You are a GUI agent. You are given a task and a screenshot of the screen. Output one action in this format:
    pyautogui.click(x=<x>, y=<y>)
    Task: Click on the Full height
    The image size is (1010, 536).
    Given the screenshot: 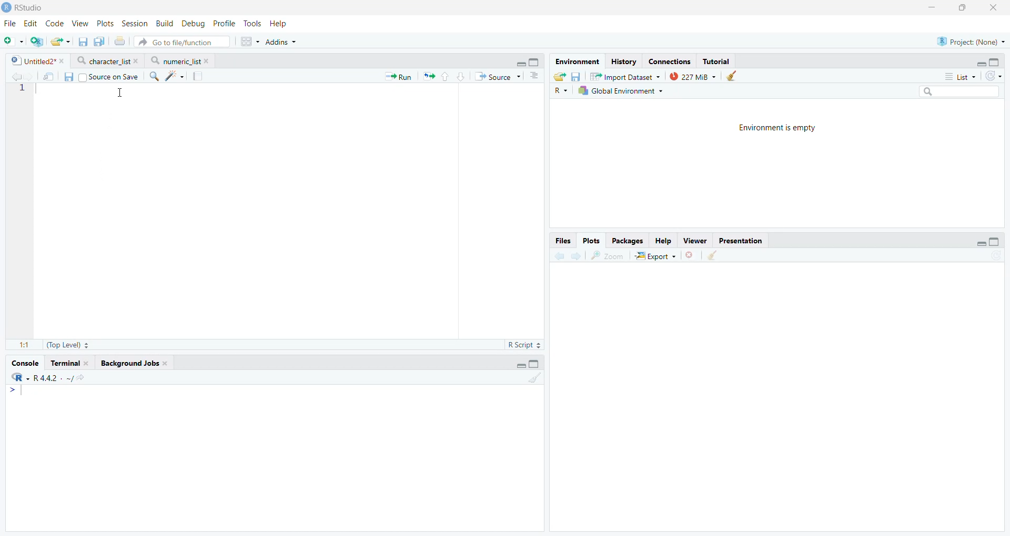 What is the action you would take?
    pyautogui.click(x=995, y=241)
    